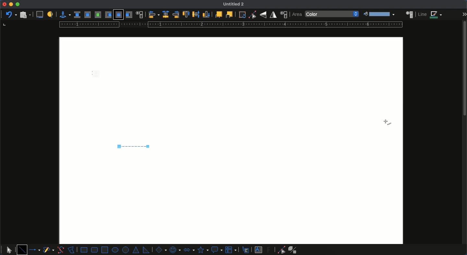 The image size is (467, 255). Describe the element at coordinates (176, 15) in the screenshot. I see `right` at that location.